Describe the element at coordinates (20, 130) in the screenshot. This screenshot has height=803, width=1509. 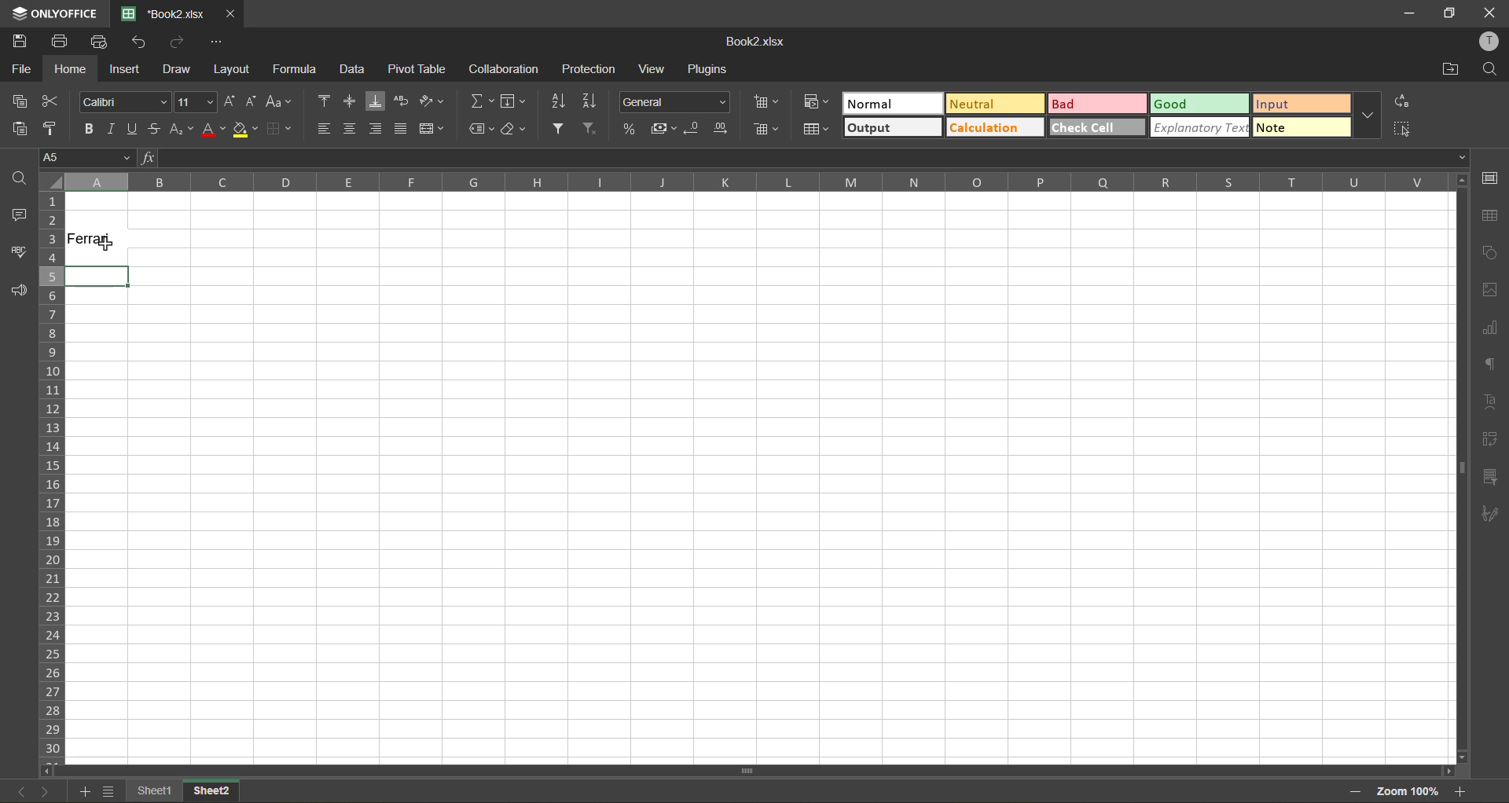
I see `paste` at that location.